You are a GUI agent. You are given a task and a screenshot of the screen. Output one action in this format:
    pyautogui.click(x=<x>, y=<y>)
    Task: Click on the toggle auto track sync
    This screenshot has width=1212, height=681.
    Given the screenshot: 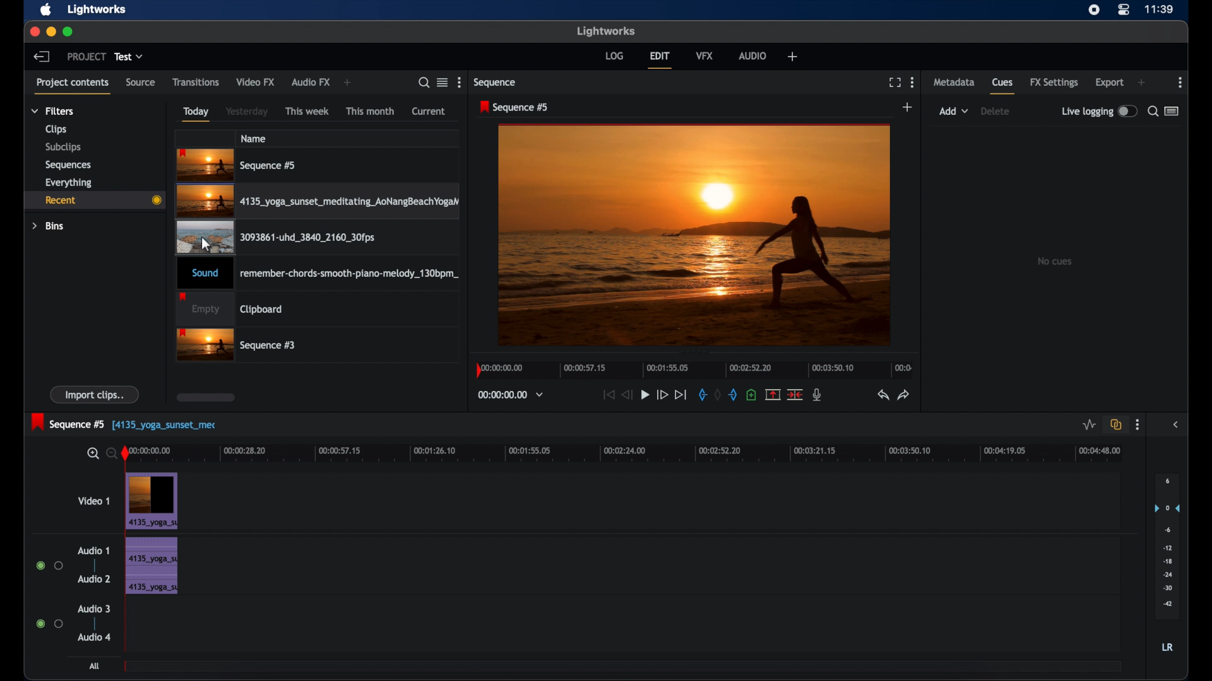 What is the action you would take?
    pyautogui.click(x=1116, y=424)
    